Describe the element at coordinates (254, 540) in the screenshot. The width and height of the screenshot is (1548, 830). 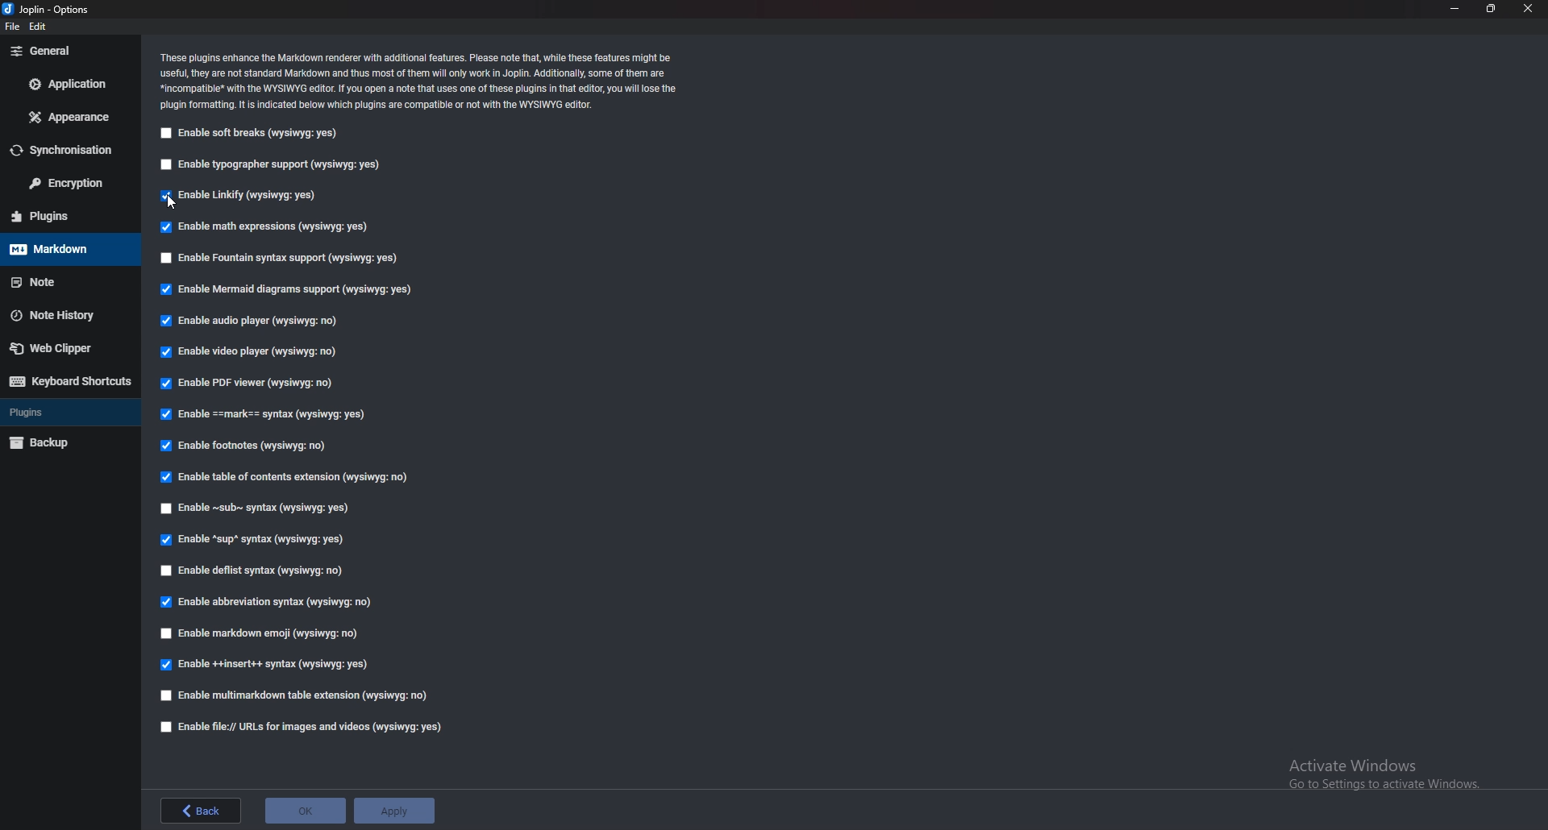
I see `Enable sup syntax` at that location.